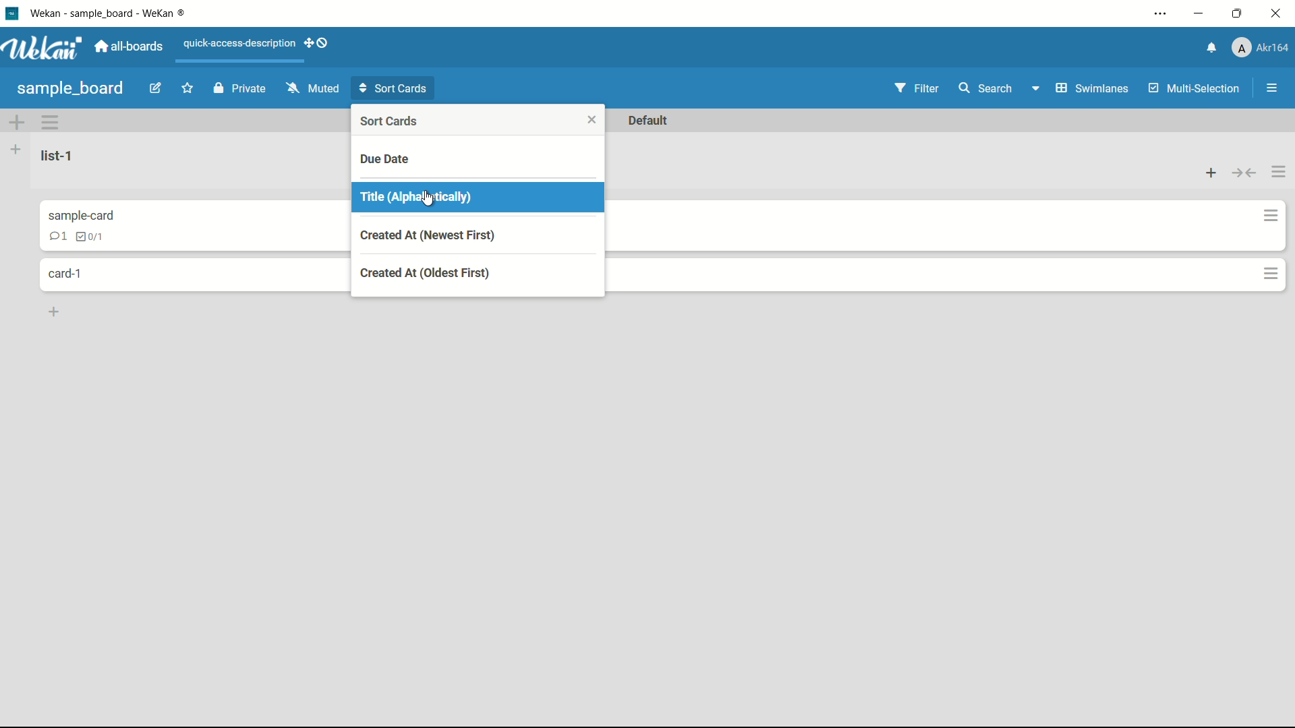 This screenshot has height=728, width=1295. I want to click on muted, so click(314, 88).